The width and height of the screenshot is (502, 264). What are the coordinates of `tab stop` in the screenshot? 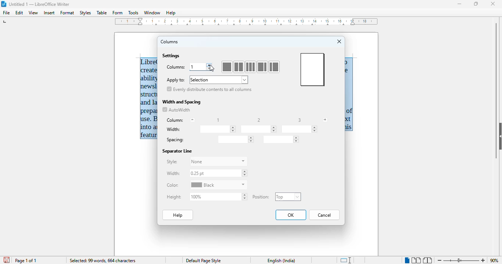 It's located at (10, 22).